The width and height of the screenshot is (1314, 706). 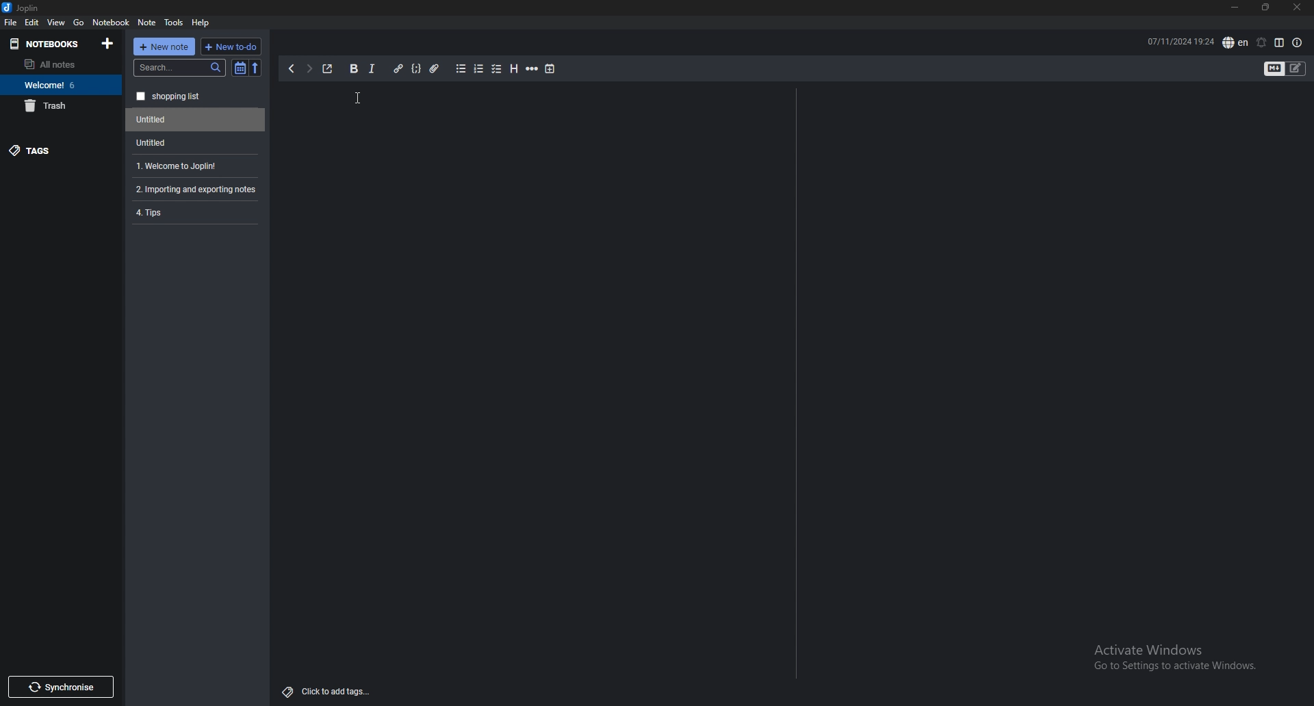 I want to click on add notebooks, so click(x=107, y=42).